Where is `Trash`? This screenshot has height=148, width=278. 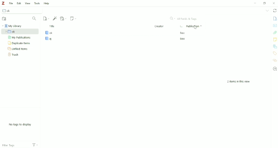 Trash is located at coordinates (15, 55).